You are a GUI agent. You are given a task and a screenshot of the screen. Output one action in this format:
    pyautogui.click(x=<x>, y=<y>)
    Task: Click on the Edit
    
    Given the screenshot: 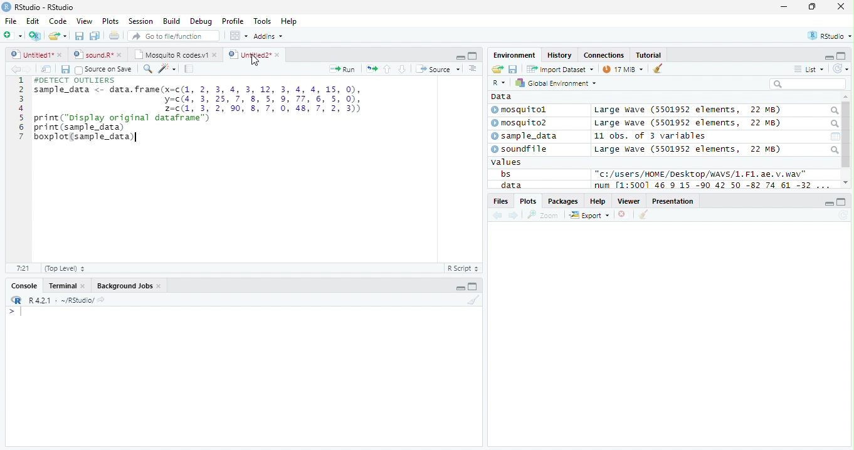 What is the action you would take?
    pyautogui.click(x=33, y=21)
    